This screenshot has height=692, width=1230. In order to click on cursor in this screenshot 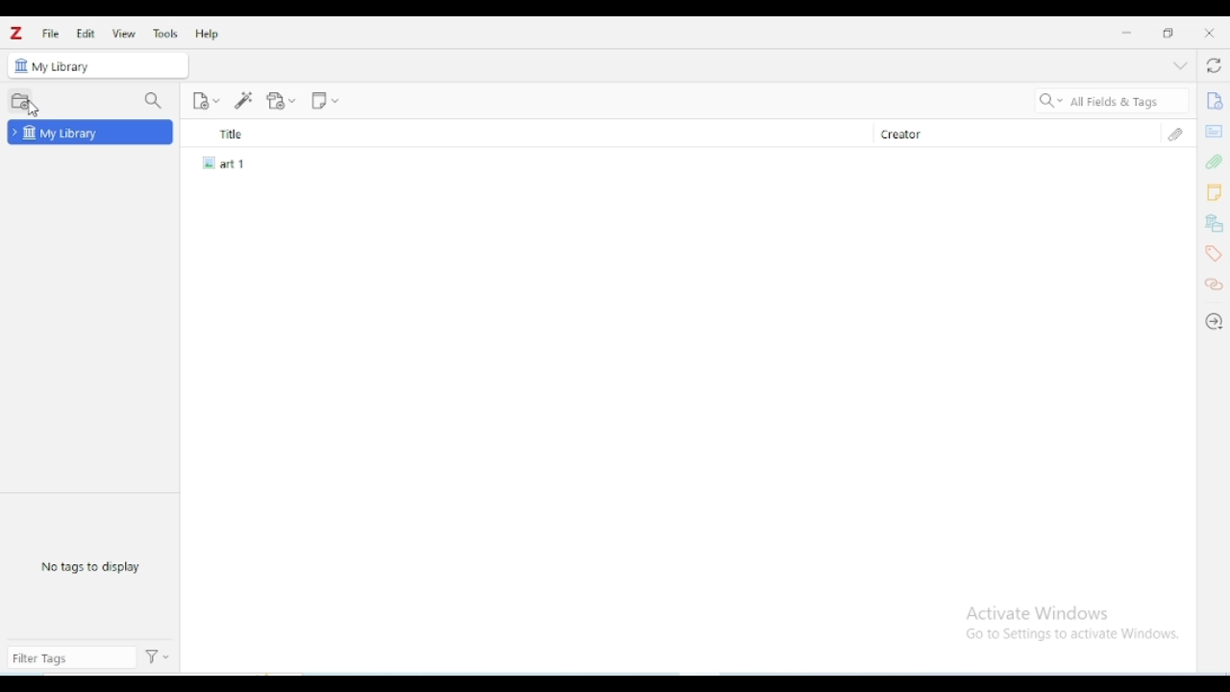, I will do `click(34, 110)`.